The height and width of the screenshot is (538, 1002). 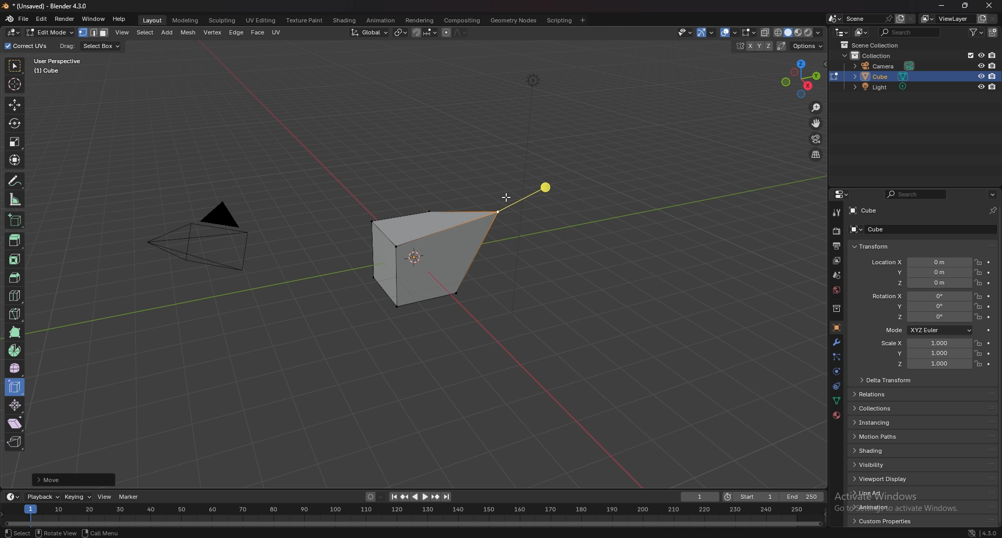 I want to click on view, so click(x=123, y=33).